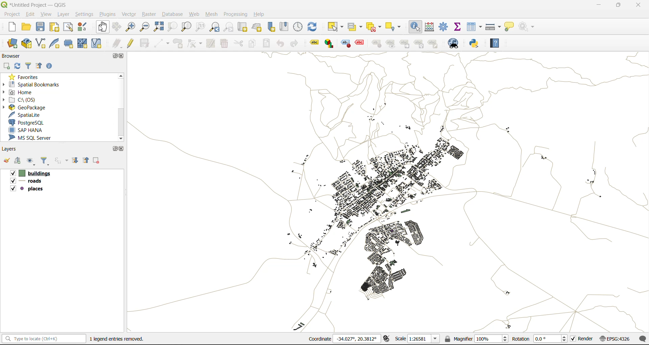 The image size is (649, 345). Describe the element at coordinates (30, 65) in the screenshot. I see `filter` at that location.